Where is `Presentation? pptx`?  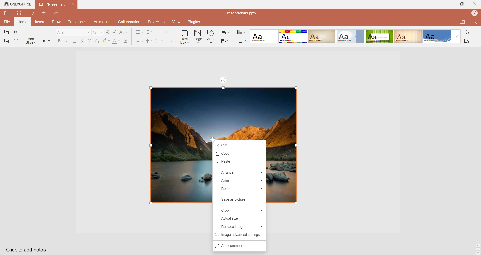
Presentation? pptx is located at coordinates (241, 13).